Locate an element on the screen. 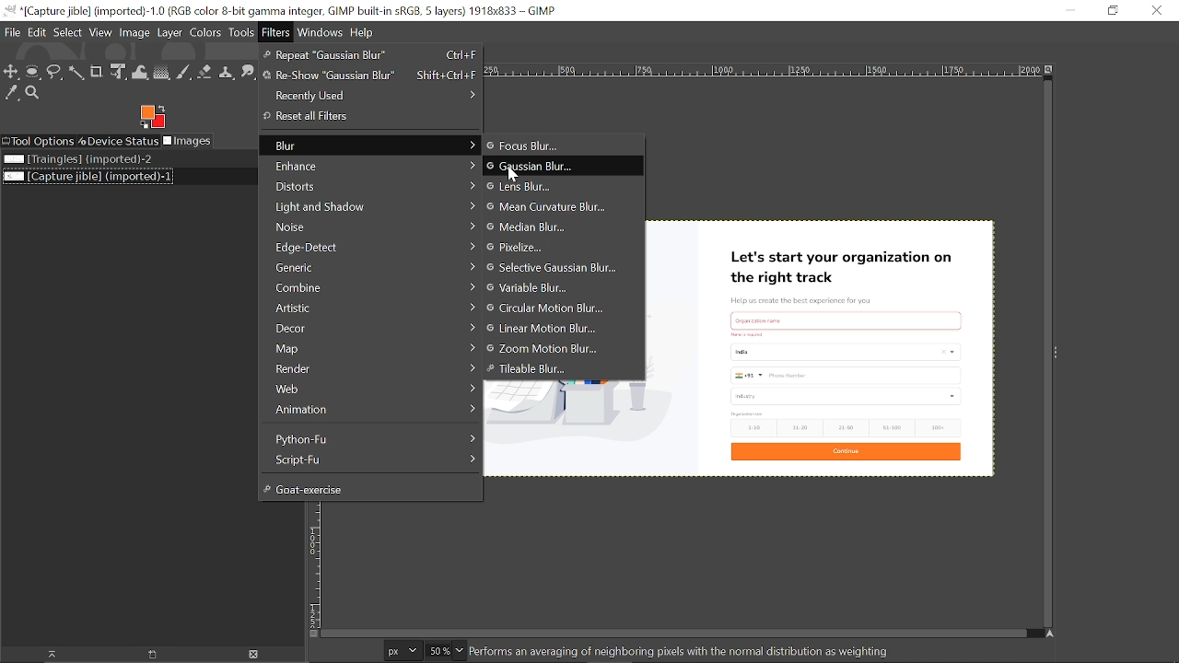  Cursor is located at coordinates (513, 174).